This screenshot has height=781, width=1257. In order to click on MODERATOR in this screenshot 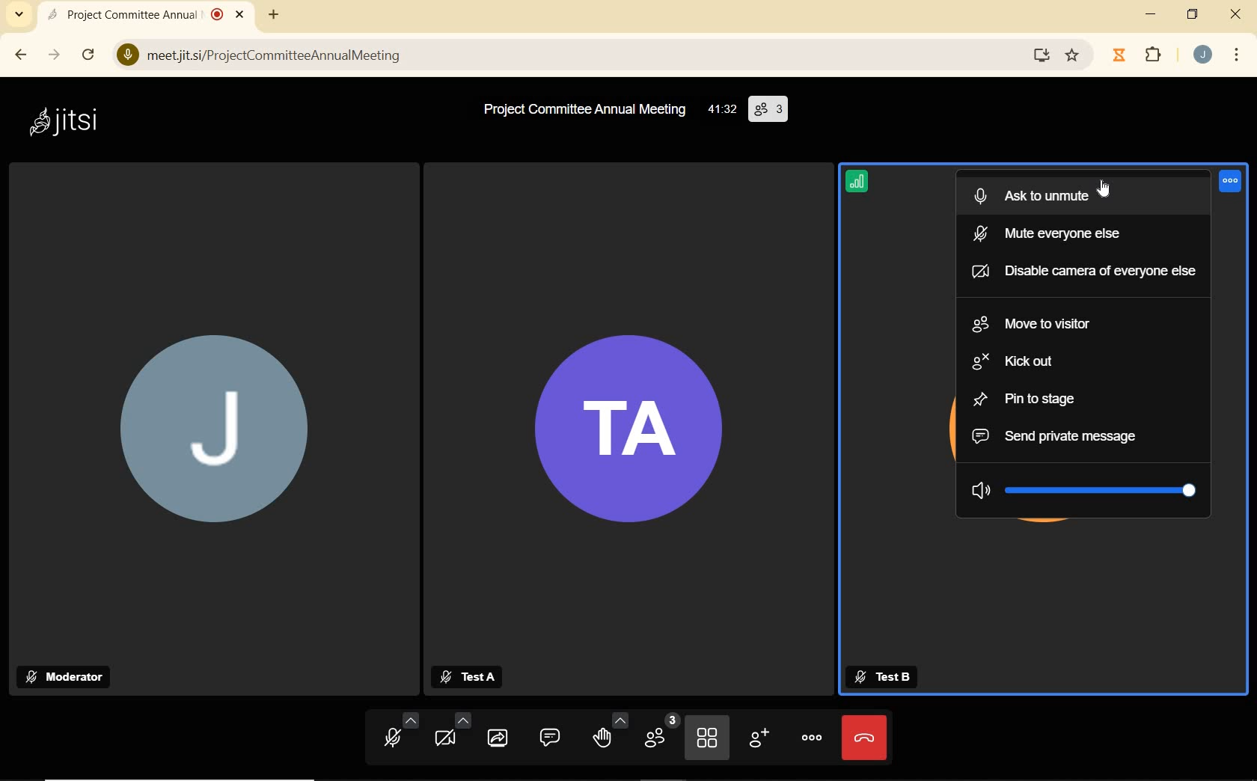, I will do `click(67, 677)`.